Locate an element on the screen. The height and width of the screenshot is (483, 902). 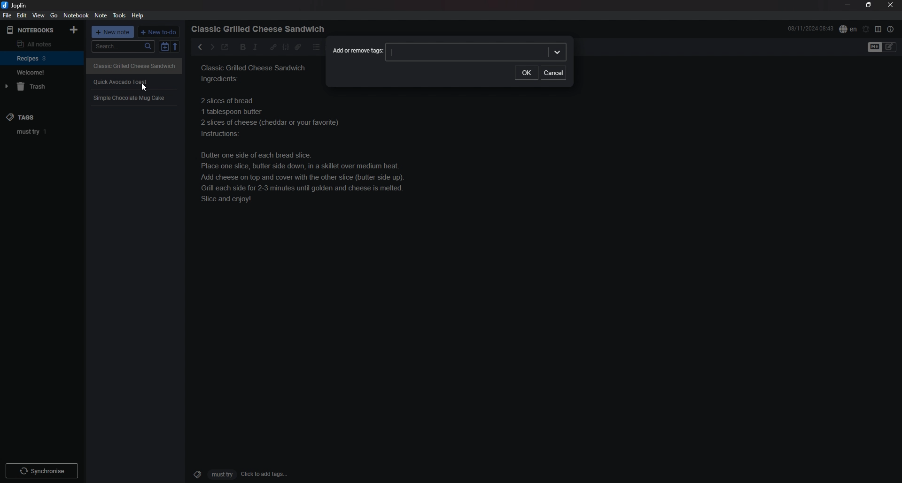
time is located at coordinates (810, 28).